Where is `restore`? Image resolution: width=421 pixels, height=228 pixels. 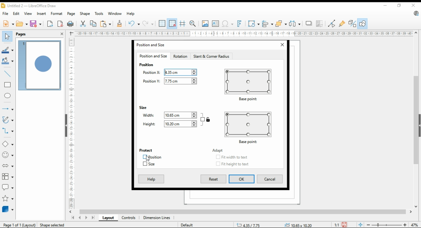 restore is located at coordinates (401, 6).